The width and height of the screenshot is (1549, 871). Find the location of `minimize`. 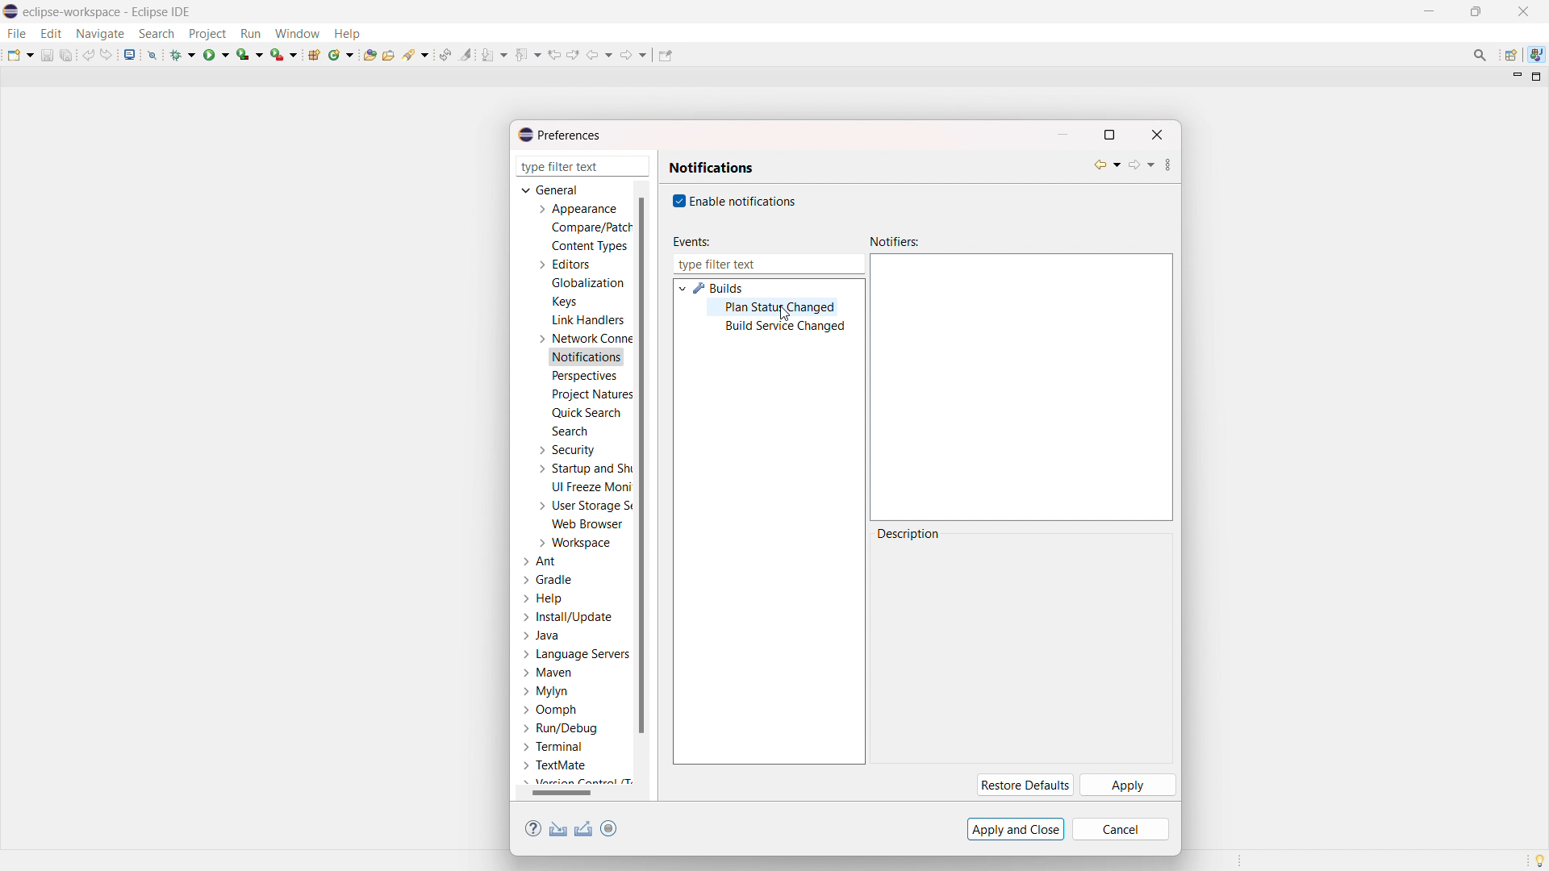

minimize is located at coordinates (1433, 11).